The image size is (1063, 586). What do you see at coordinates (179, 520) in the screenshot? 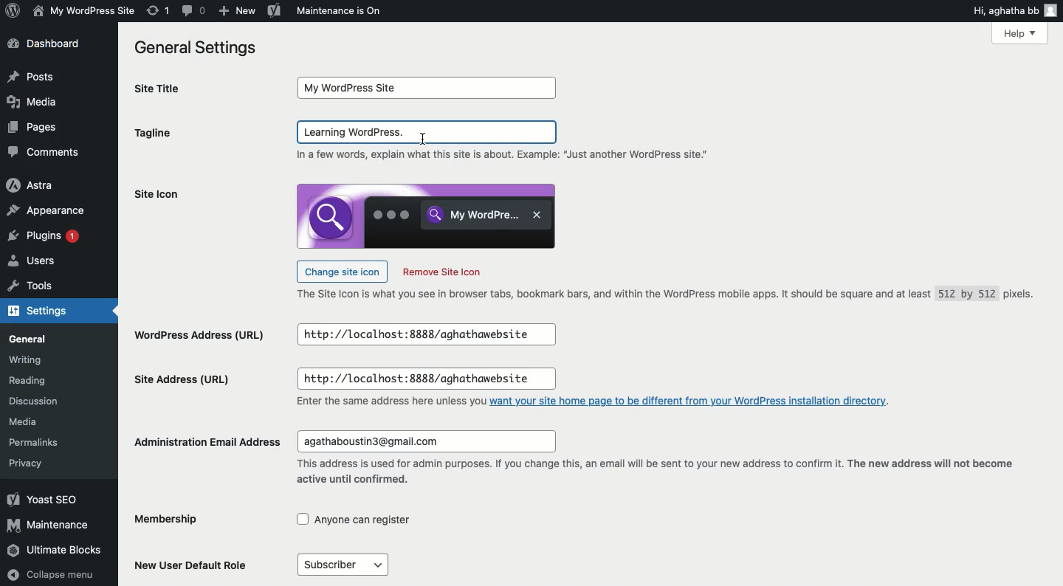
I see `Membership` at bounding box center [179, 520].